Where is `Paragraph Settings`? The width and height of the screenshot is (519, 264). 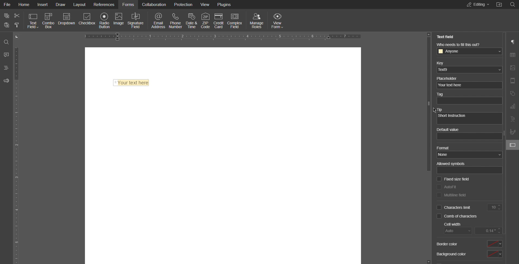
Paragraph Settings is located at coordinates (512, 41).